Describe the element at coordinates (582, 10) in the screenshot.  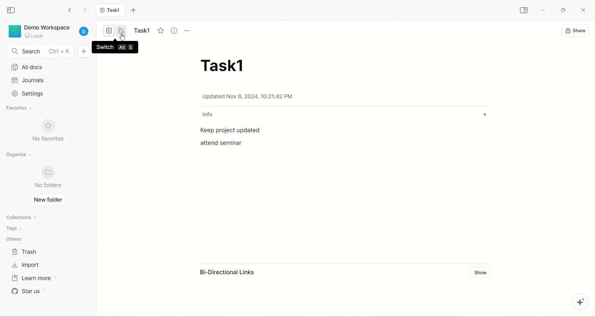
I see `close` at that location.